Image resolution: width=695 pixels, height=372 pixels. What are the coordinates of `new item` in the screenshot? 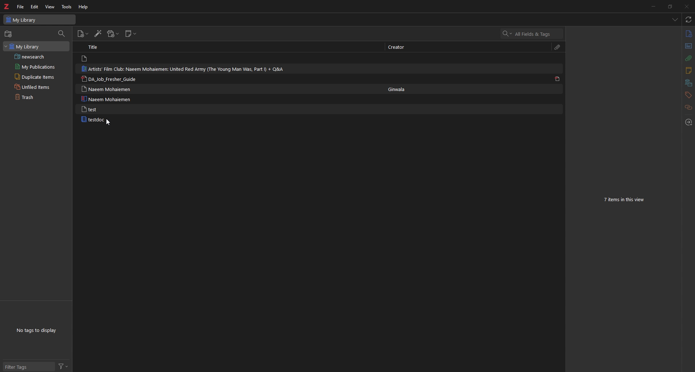 It's located at (83, 35).